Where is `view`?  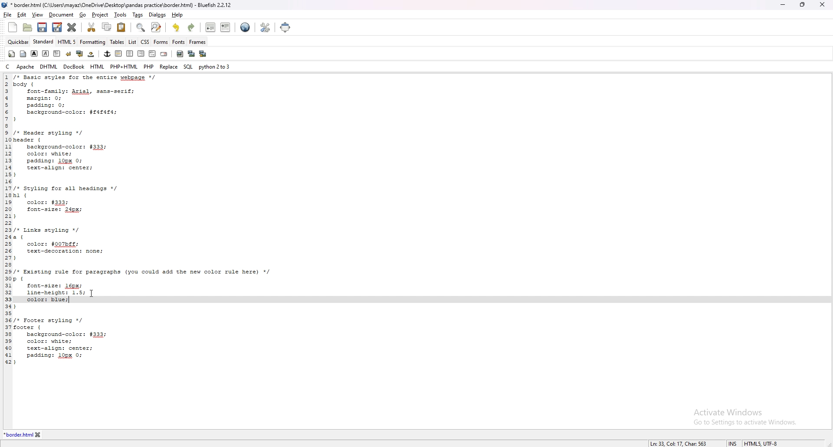 view is located at coordinates (37, 15).